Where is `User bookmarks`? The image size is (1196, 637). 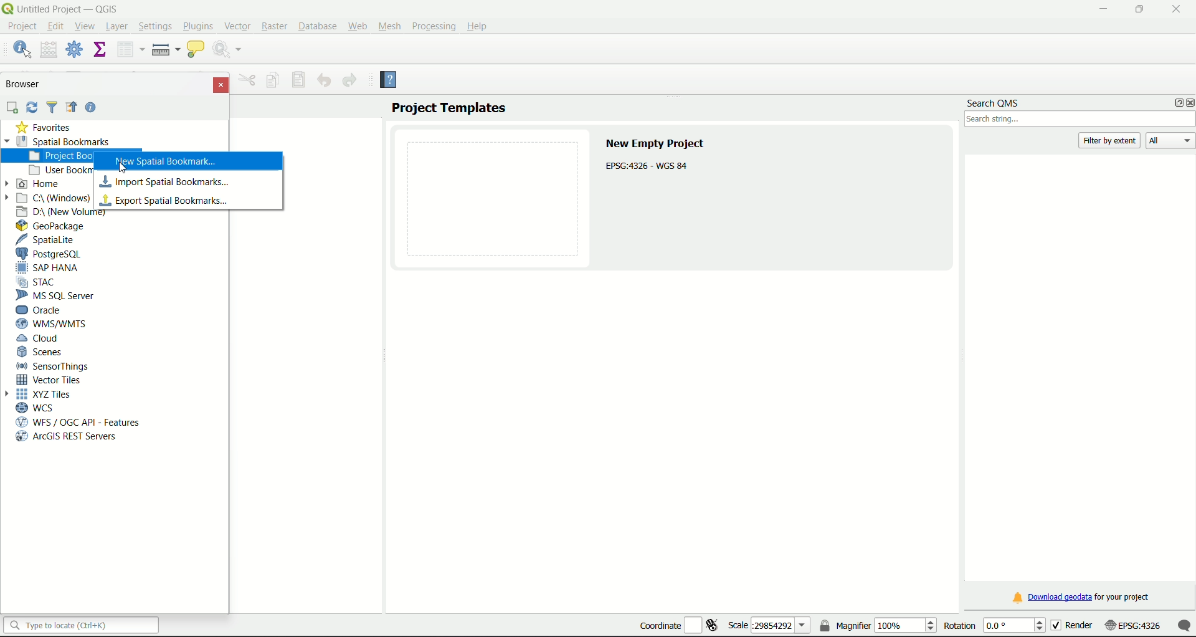 User bookmarks is located at coordinates (59, 170).